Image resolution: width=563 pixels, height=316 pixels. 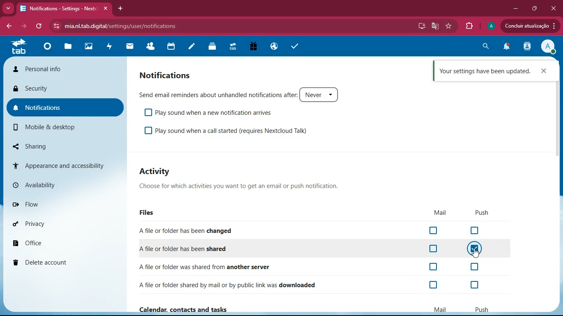 I want to click on close, so click(x=545, y=73).